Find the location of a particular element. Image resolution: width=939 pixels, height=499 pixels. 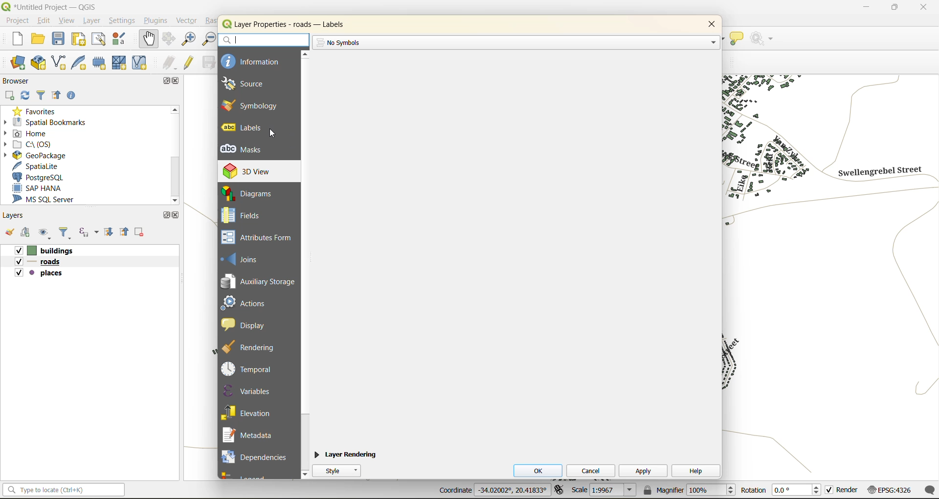

help is located at coordinates (695, 471).